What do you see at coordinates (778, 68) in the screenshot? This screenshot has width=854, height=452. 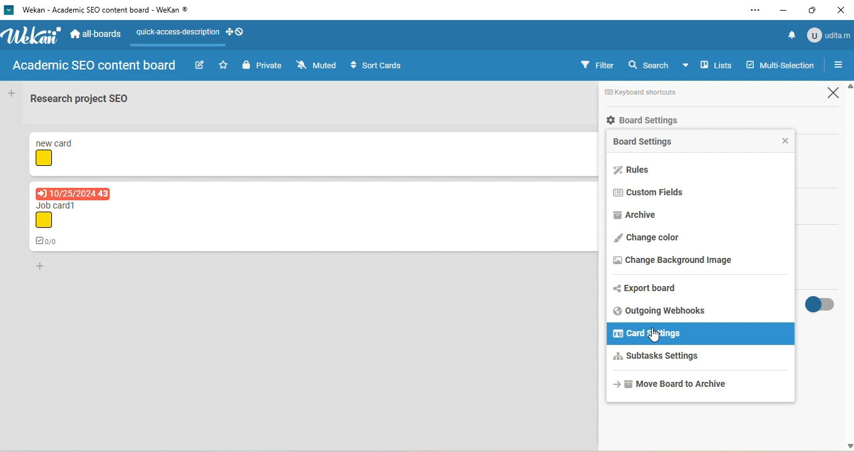 I see `multi selection` at bounding box center [778, 68].